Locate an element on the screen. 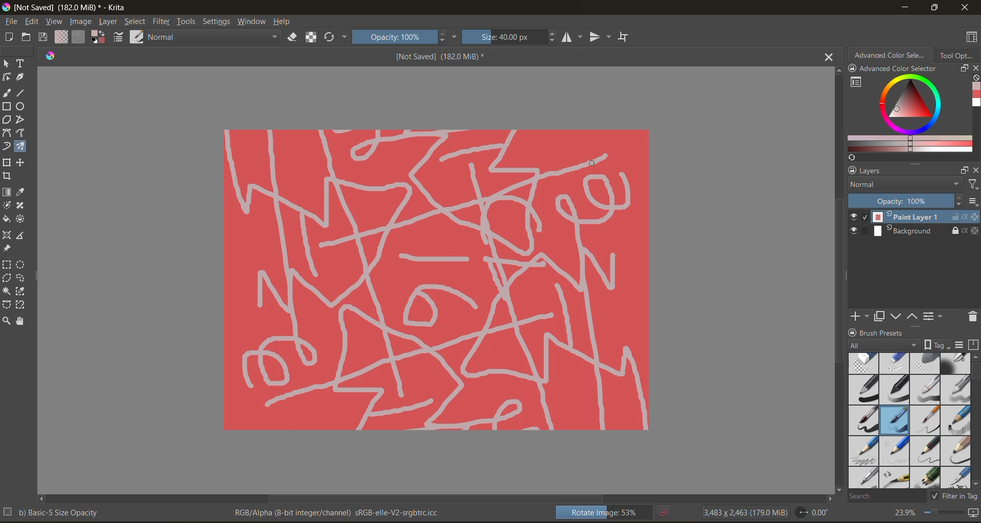 This screenshot has width=981, height=523. Fill patterns is located at coordinates (79, 37).